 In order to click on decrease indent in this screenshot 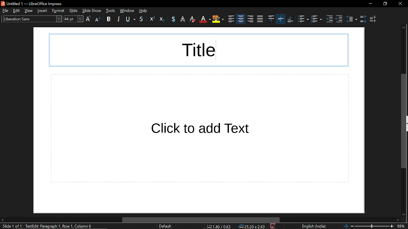, I will do `click(339, 19)`.